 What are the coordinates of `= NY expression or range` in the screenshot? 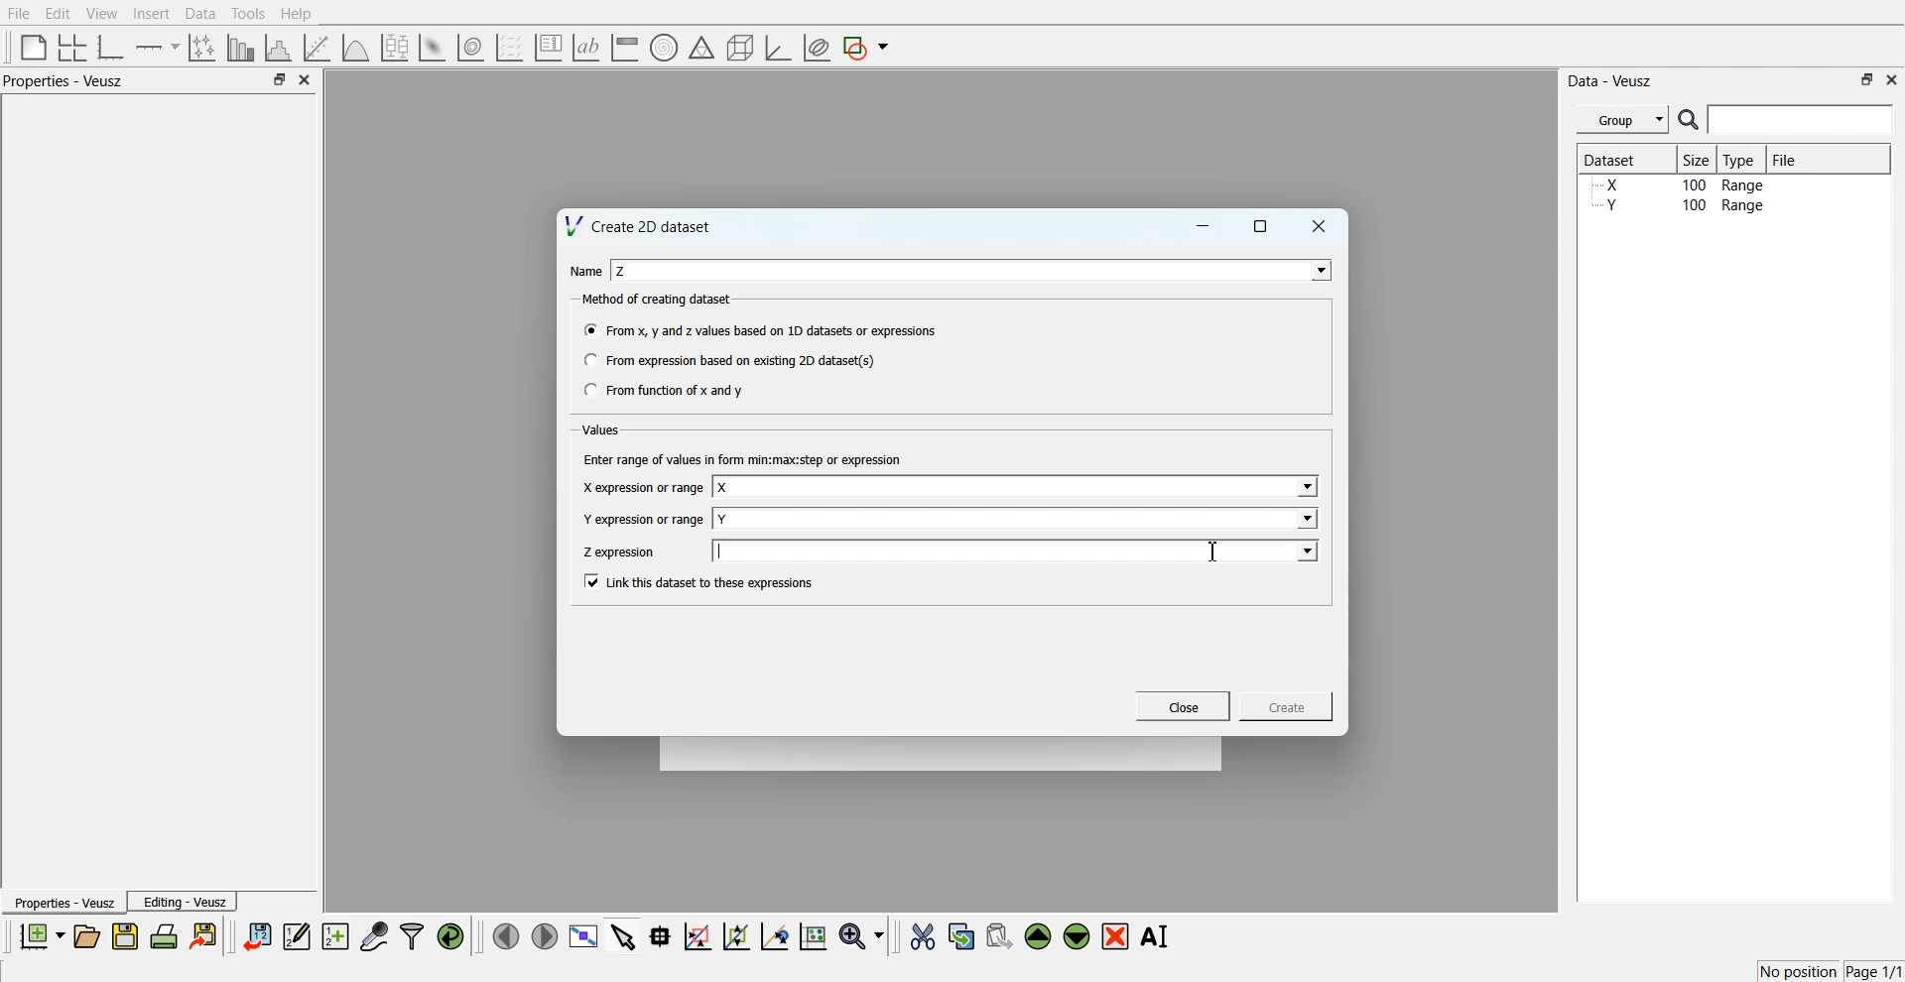 It's located at (644, 519).